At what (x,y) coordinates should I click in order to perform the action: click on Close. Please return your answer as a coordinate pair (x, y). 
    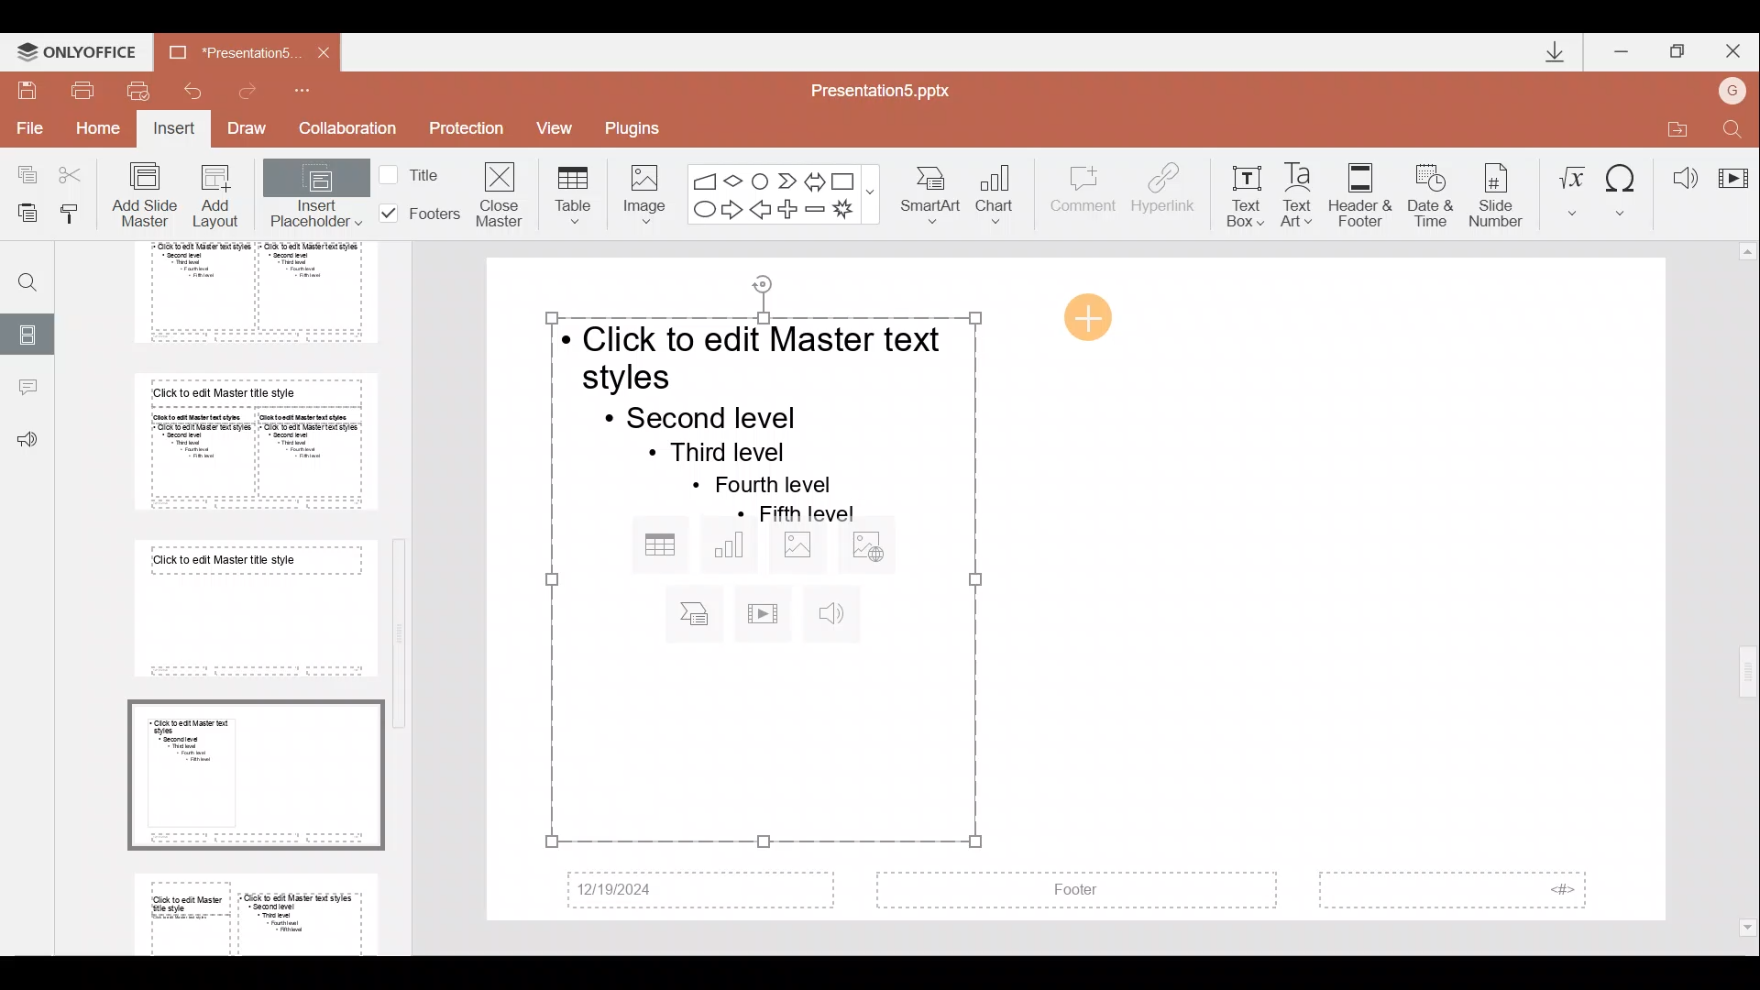
    Looking at the image, I should click on (1736, 48).